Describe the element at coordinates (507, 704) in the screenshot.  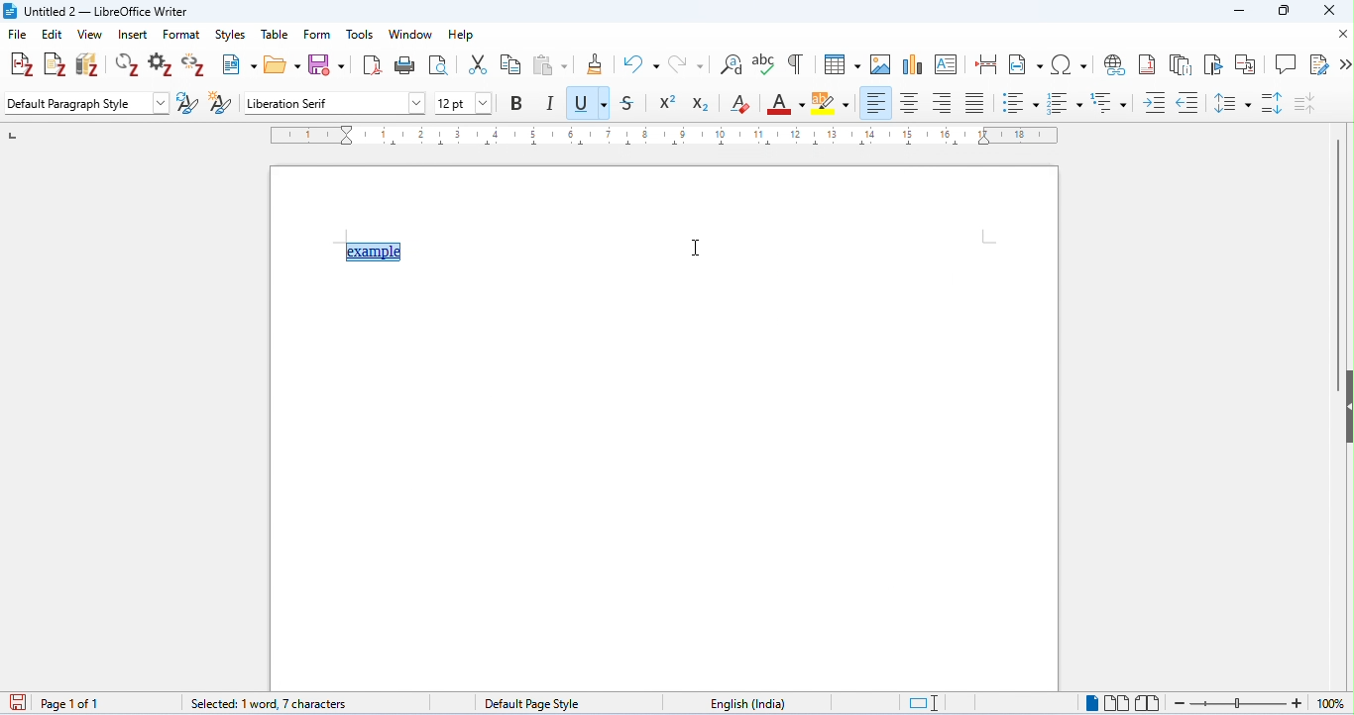
I see `default page style` at that location.